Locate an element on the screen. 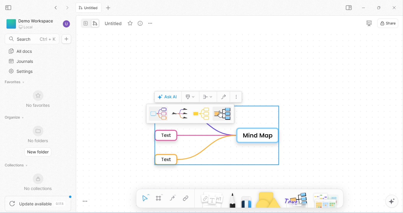 The height and width of the screenshot is (213, 403). collections is located at coordinates (17, 164).